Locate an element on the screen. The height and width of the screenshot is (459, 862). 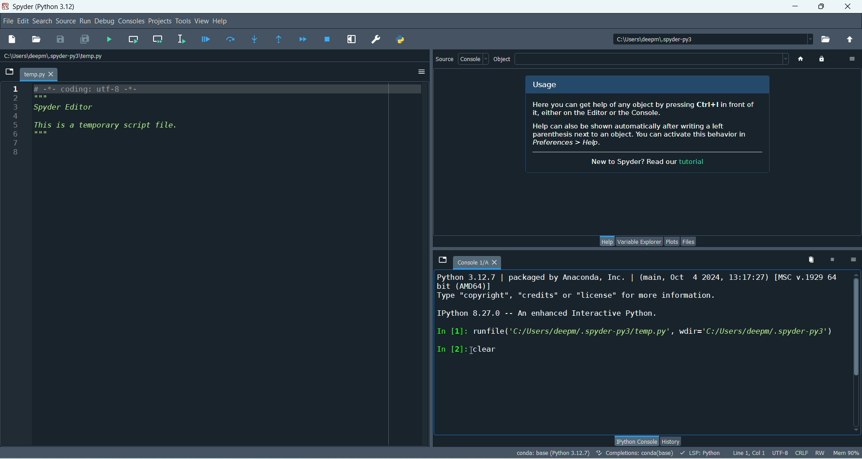
change to parent directory is located at coordinates (850, 40).